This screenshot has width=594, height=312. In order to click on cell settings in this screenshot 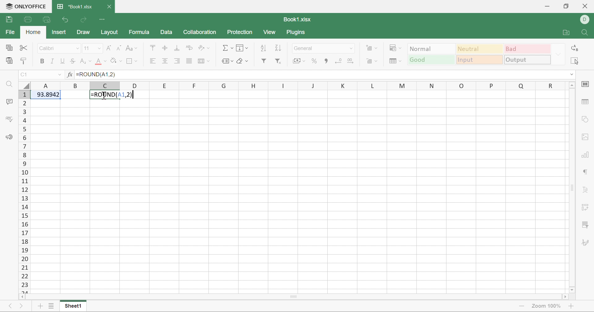, I will do `click(586, 83)`.